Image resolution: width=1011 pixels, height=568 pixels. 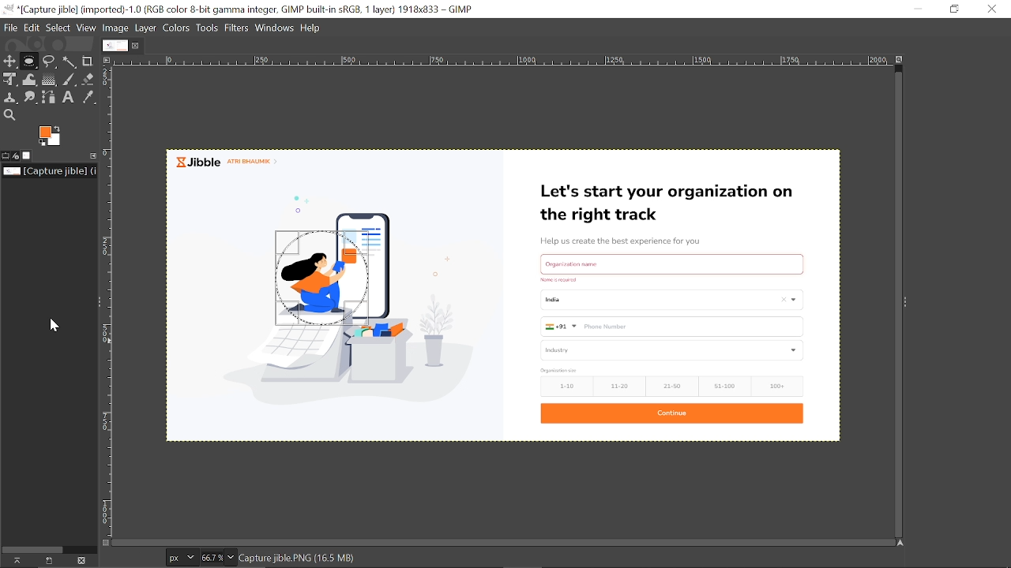 I want to click on Configure this tab, so click(x=94, y=155).